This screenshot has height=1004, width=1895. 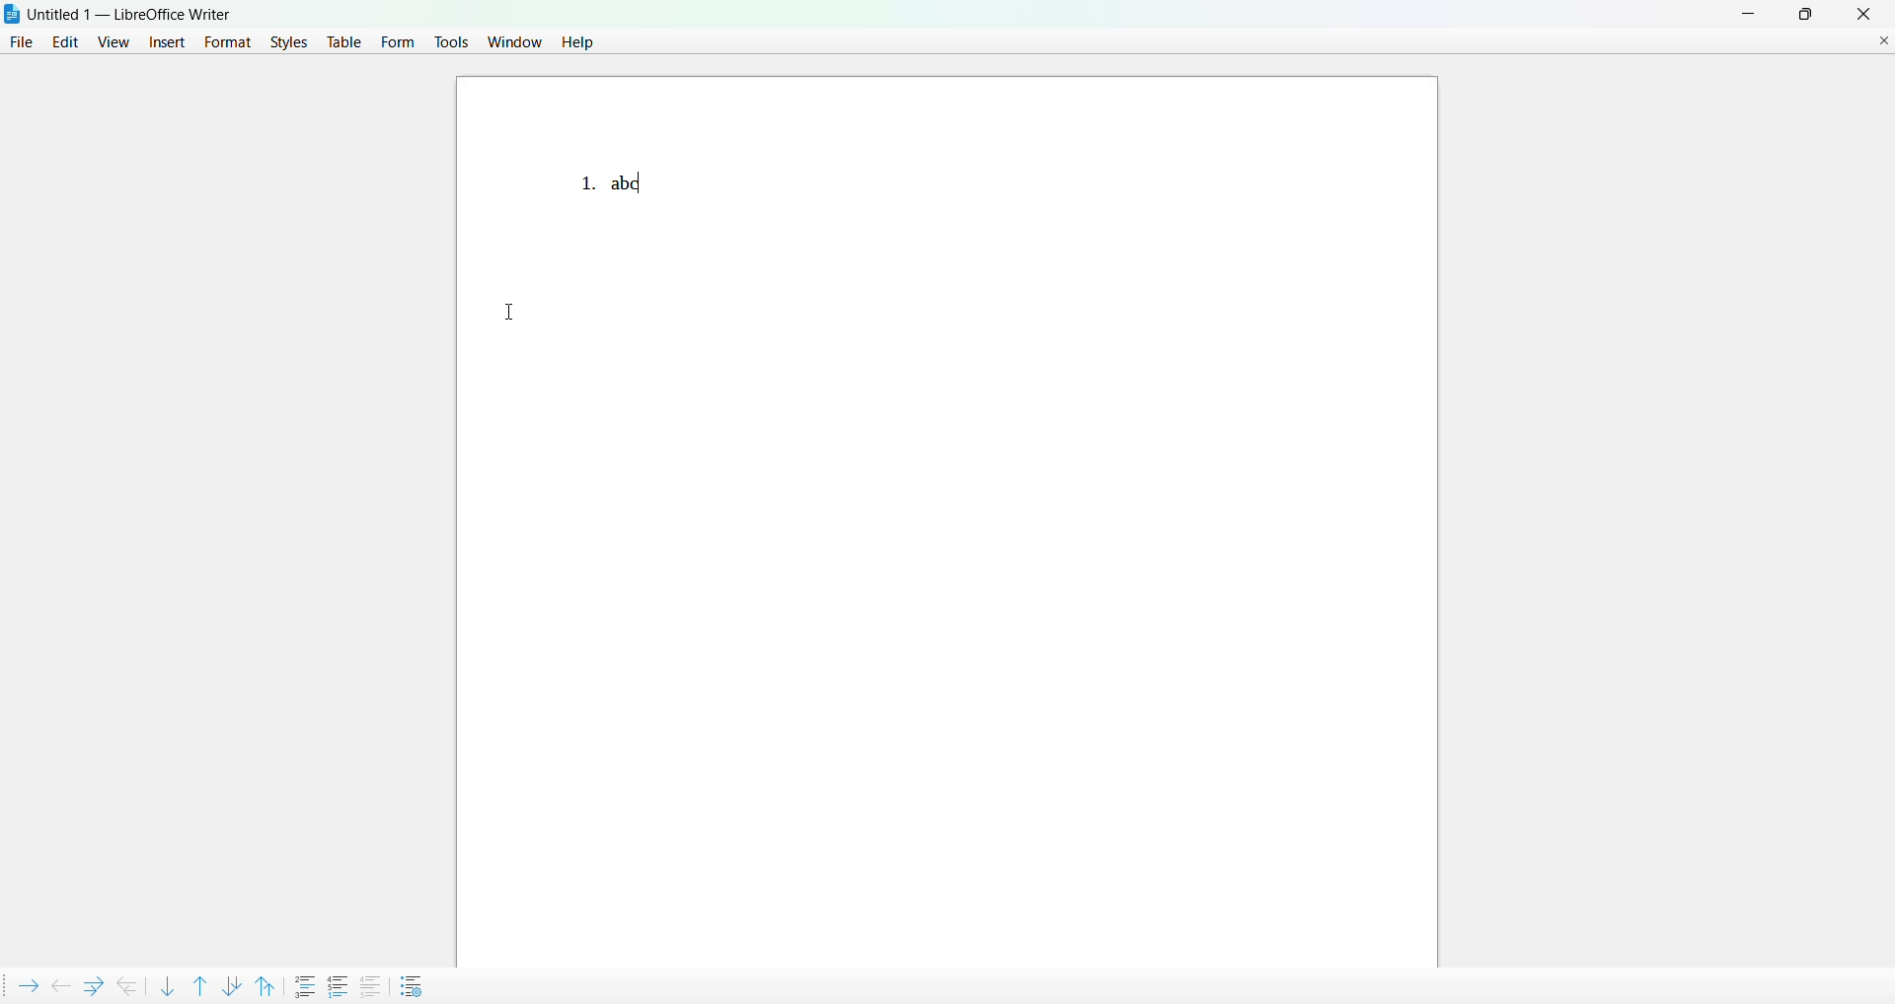 I want to click on help, so click(x=575, y=43).